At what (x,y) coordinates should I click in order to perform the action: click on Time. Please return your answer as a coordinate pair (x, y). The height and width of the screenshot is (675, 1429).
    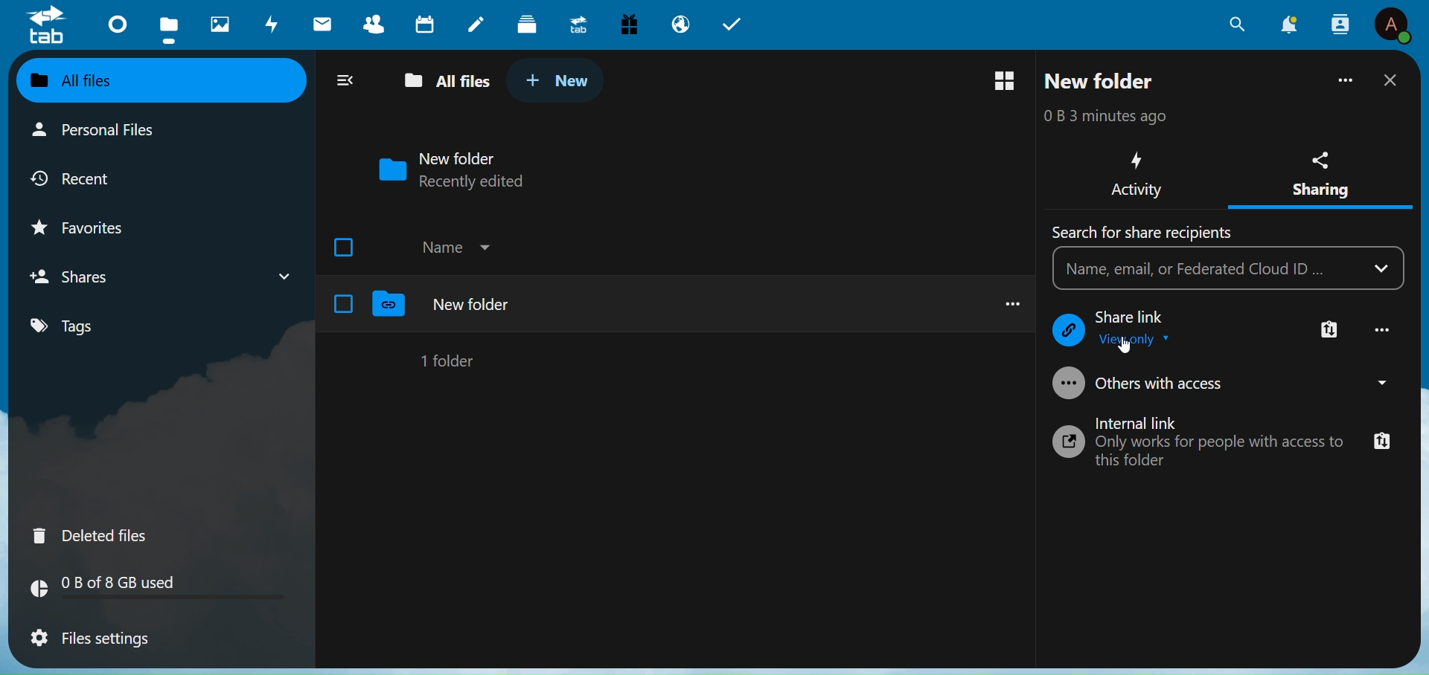
    Looking at the image, I should click on (1125, 116).